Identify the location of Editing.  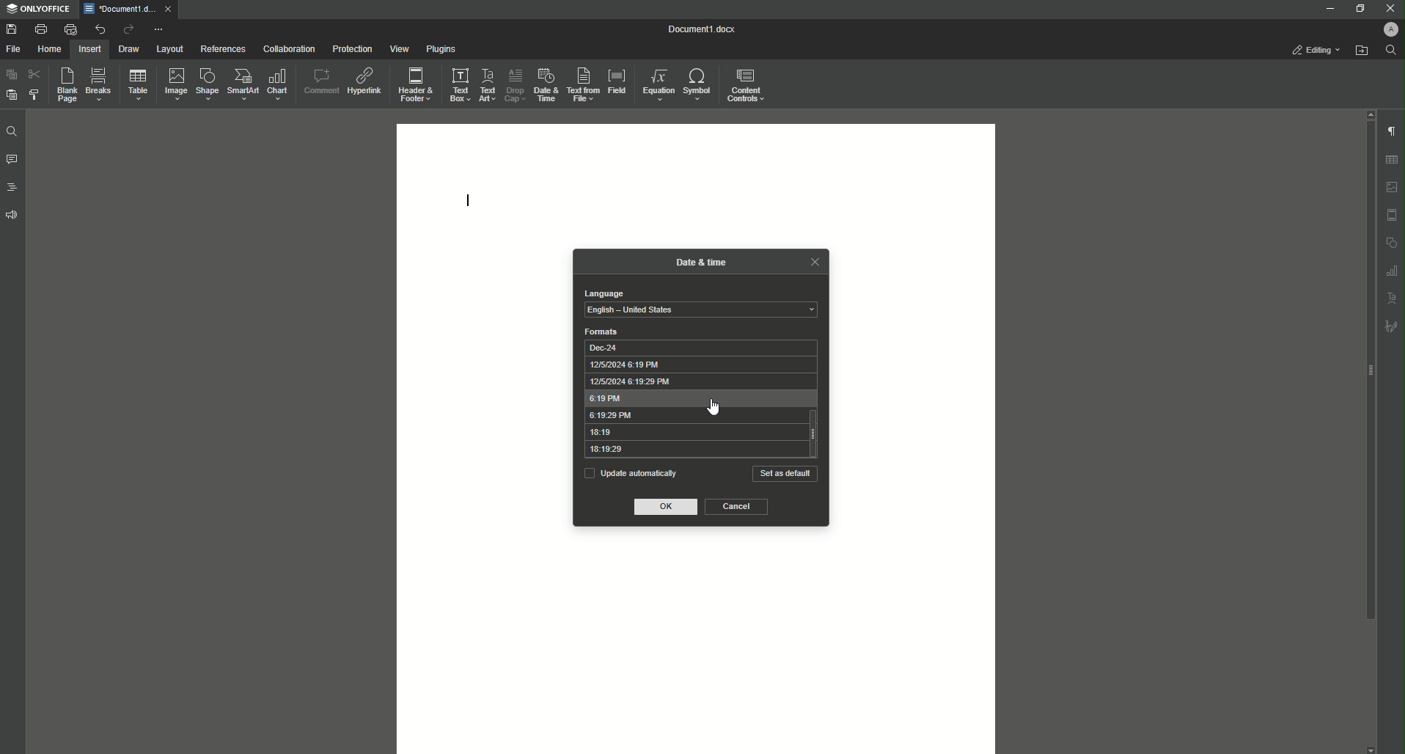
(1316, 50).